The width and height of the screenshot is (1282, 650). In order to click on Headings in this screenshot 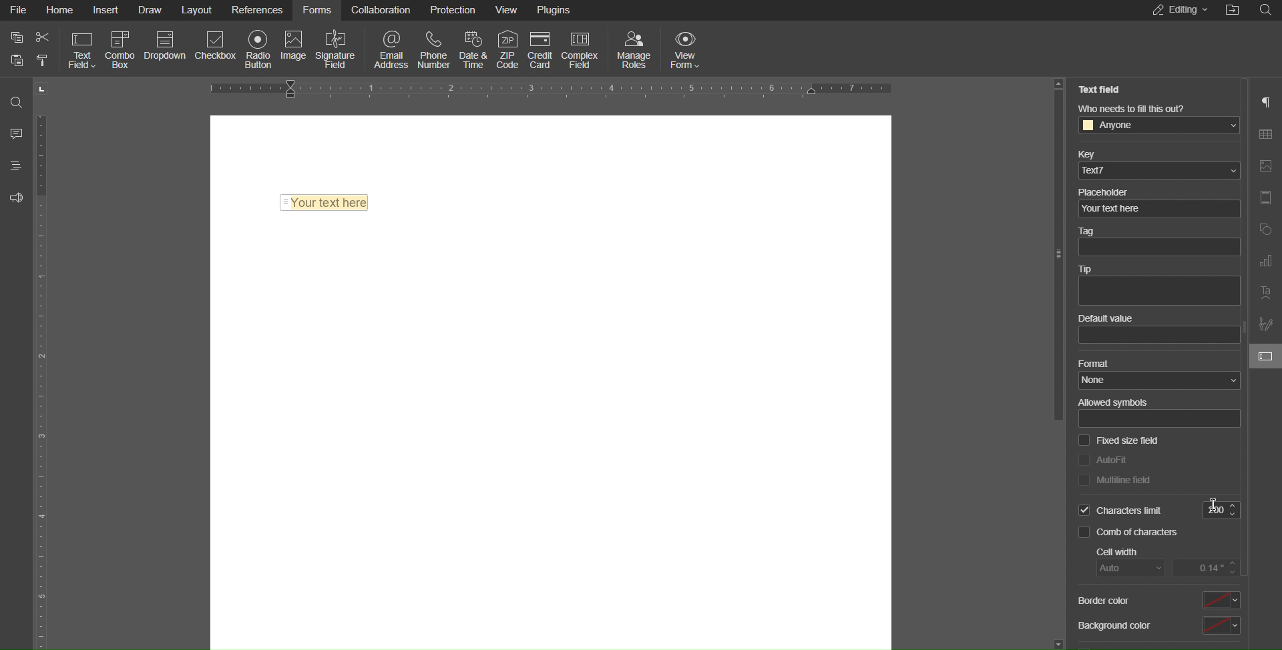, I will do `click(16, 166)`.